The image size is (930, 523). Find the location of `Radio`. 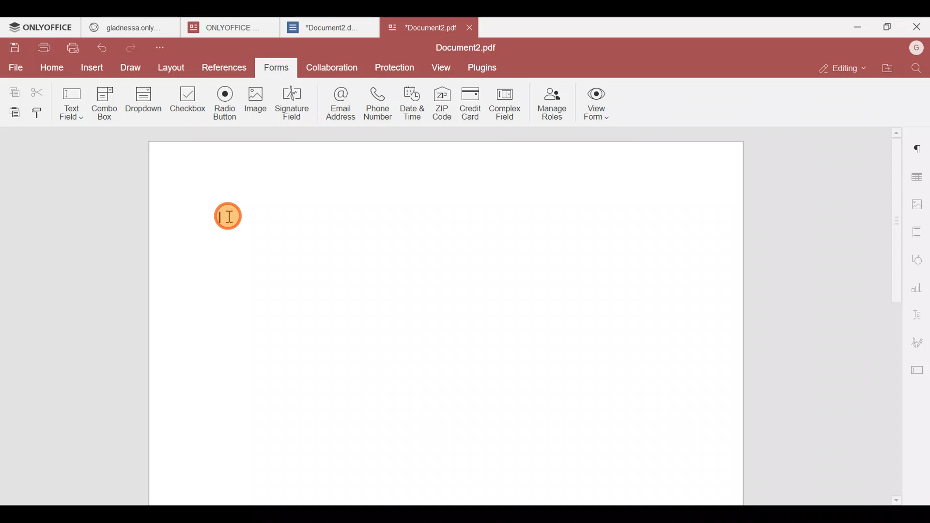

Radio is located at coordinates (224, 101).